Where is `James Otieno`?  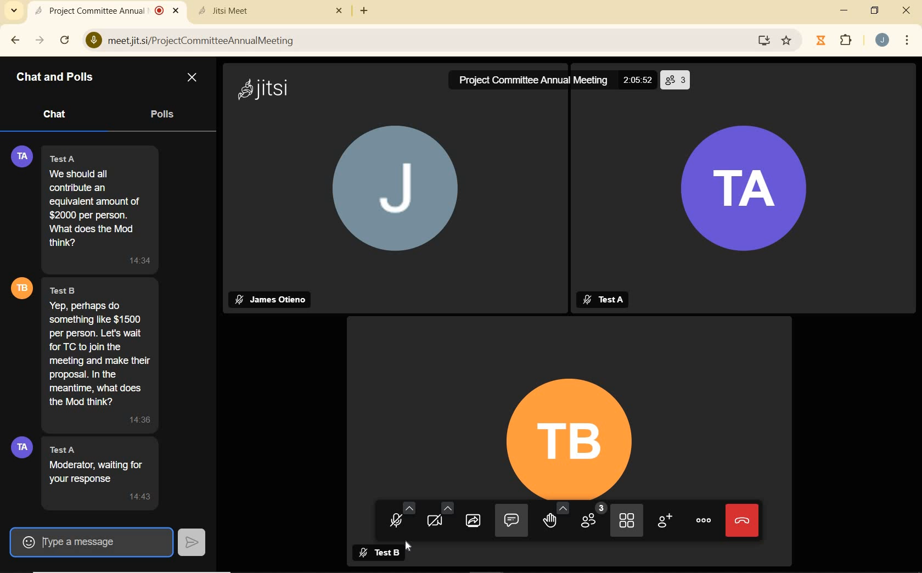
James Otieno is located at coordinates (270, 301).